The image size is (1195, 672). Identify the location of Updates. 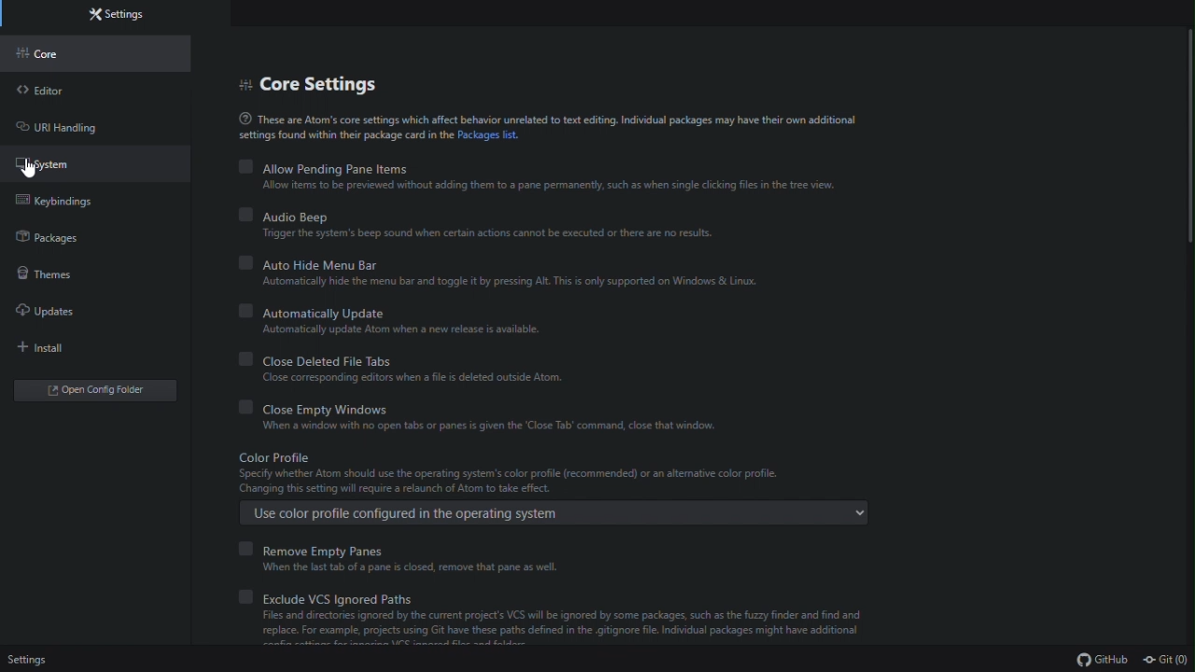
(63, 315).